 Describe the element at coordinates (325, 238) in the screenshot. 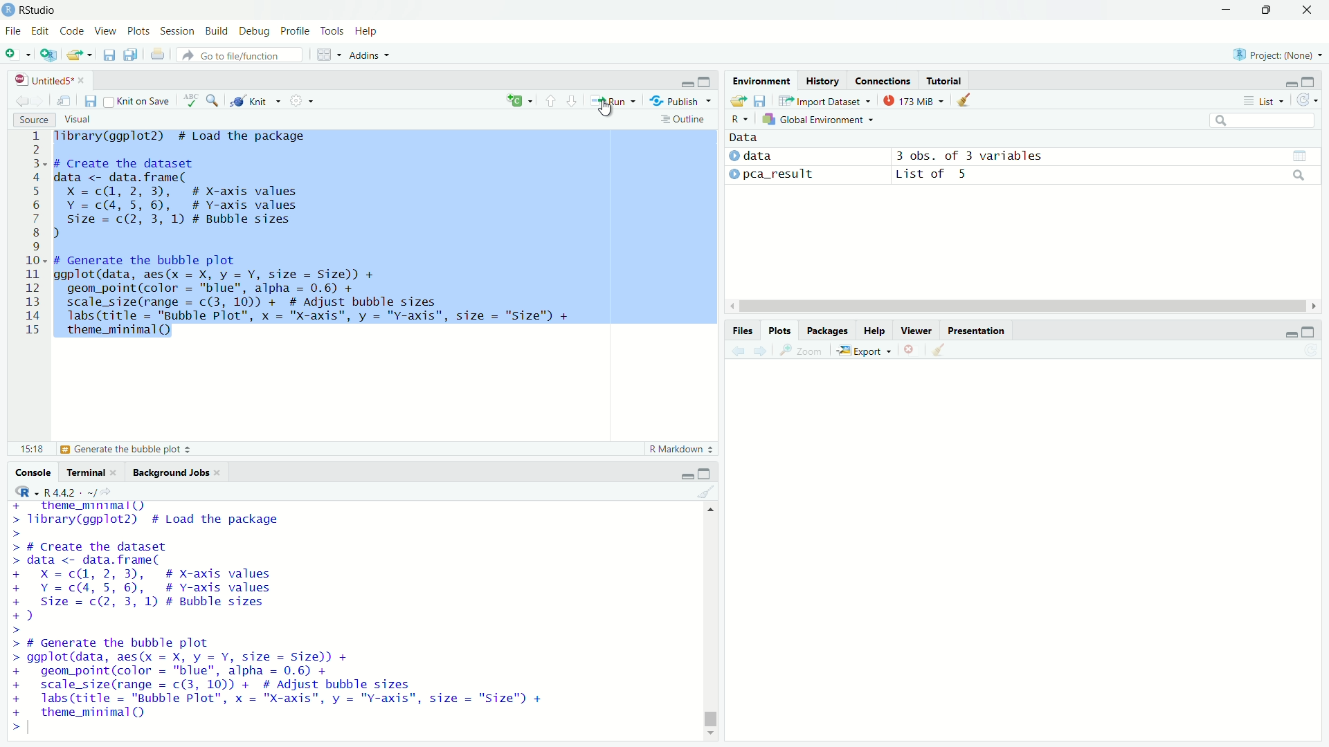

I see `Tibrary(ggplot2) # Load the package

# Create the dataset

data <- data. frame(
X =c@, 2, 3), # X-axis values
Y =c(4,5, 6), # Y-axis values
Size = c(2, 3, 1) # Bubble sizes 1

)

# Generate the bubble plot

ggplot(data, aes(x = X, y = Y, size = Size)) +
geom_point(color = "blue", alpha = 0.6) +
scale_size(range = c(3, 10)) + # Adjust bubble sizes
labs (title = "Bubble Plot", x = "X-axis", y = "Y-axis", size = "Size") +
theme_minimal()` at that location.